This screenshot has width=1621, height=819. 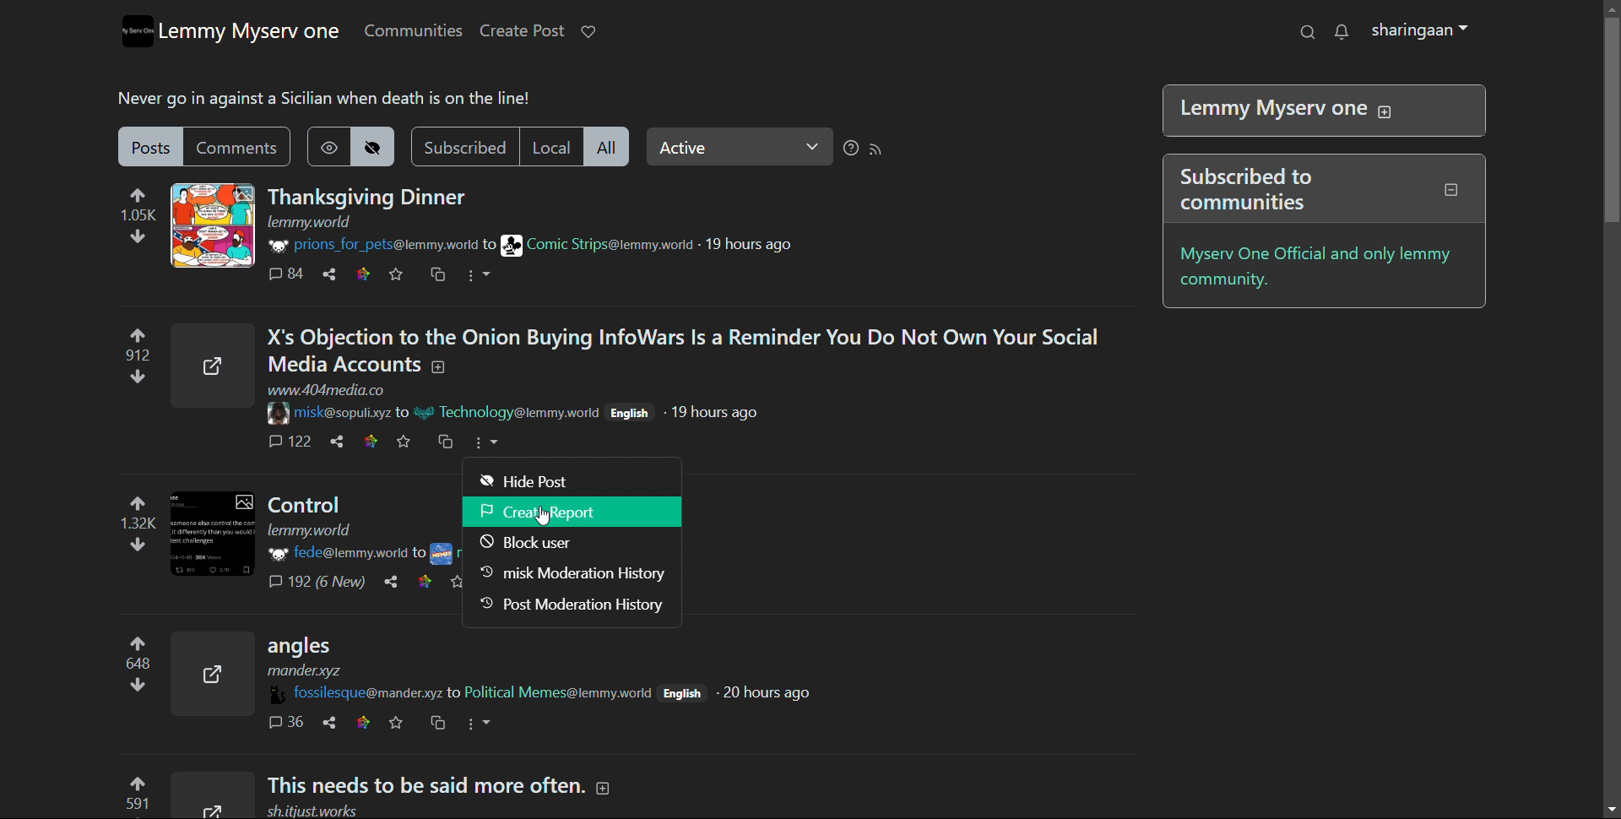 What do you see at coordinates (1319, 268) in the screenshot?
I see `myserv one official and only lemmy community` at bounding box center [1319, 268].